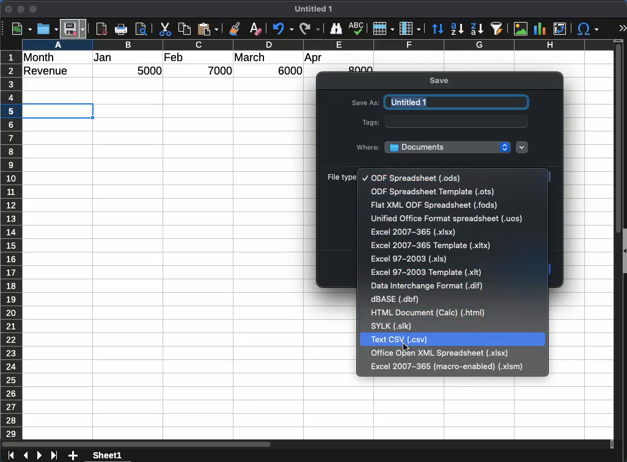  What do you see at coordinates (457, 122) in the screenshot?
I see `text box` at bounding box center [457, 122].